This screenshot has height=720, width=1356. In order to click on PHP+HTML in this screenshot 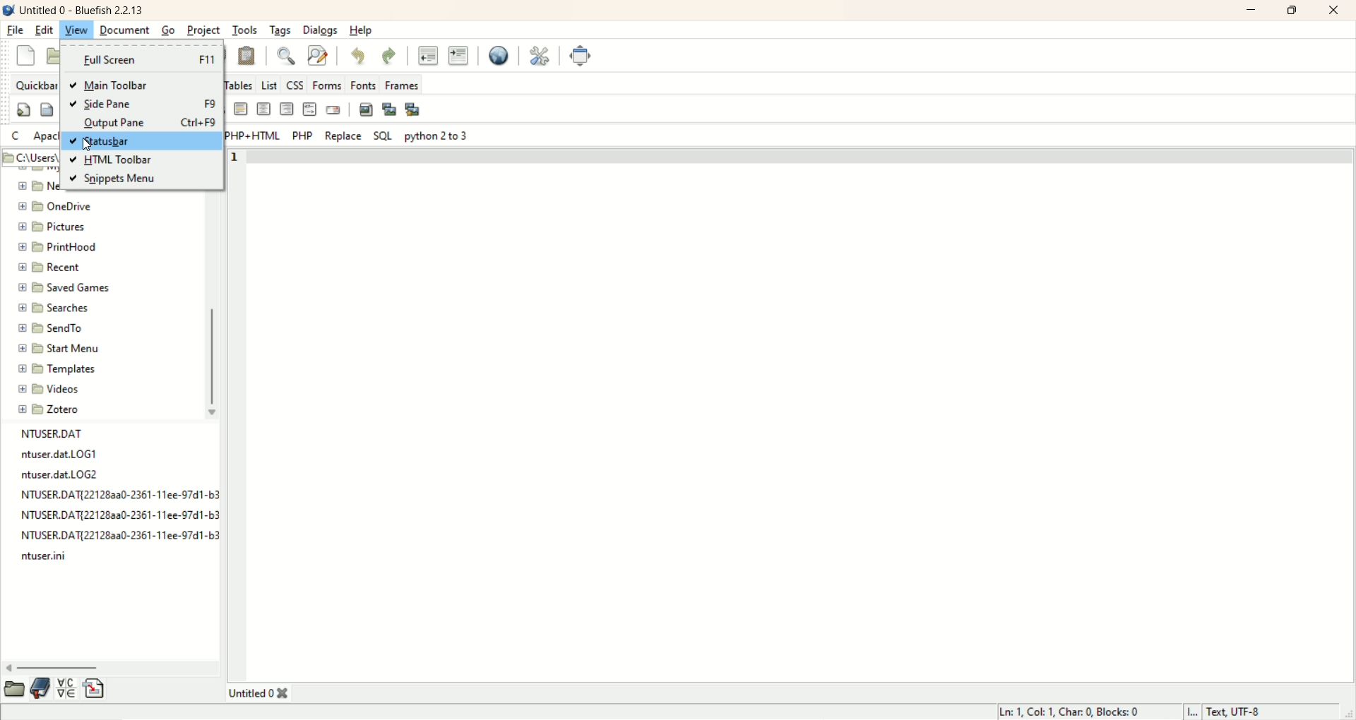, I will do `click(253, 136)`.